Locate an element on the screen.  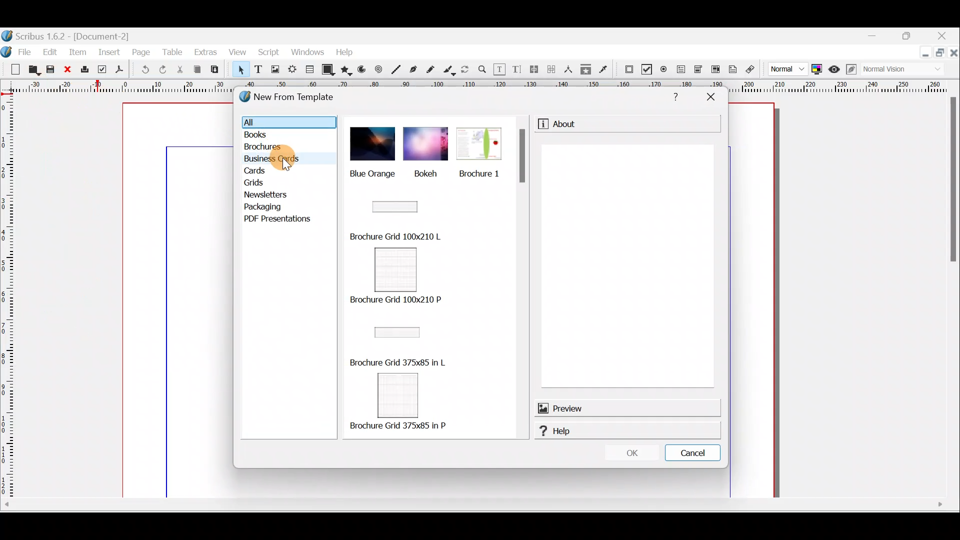
Cancel is located at coordinates (694, 451).